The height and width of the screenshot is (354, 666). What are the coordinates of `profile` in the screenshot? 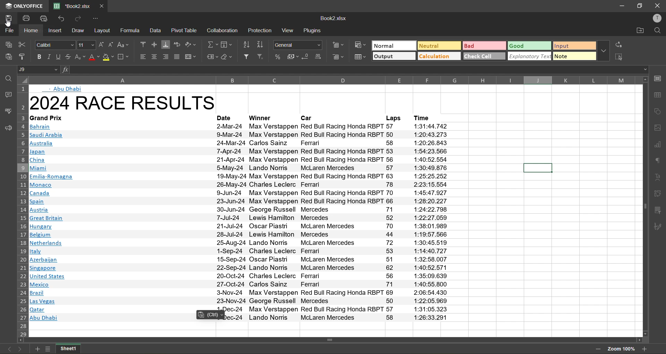 It's located at (657, 17).